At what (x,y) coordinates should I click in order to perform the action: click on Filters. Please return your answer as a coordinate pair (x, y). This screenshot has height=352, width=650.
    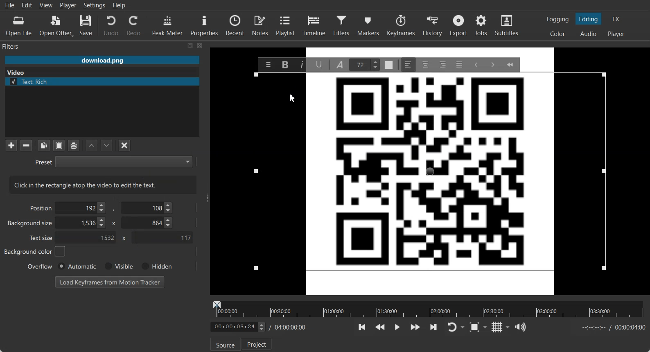
    Looking at the image, I should click on (343, 25).